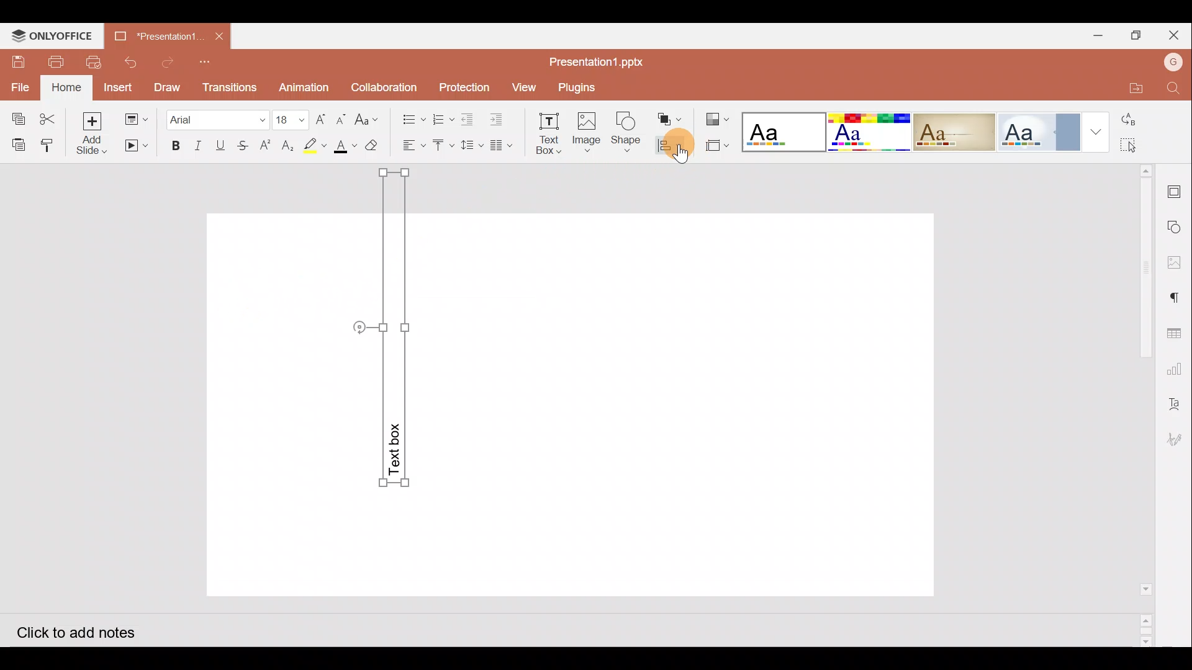 The width and height of the screenshot is (1192, 670). What do you see at coordinates (585, 133) in the screenshot?
I see `Insert Image` at bounding box center [585, 133].